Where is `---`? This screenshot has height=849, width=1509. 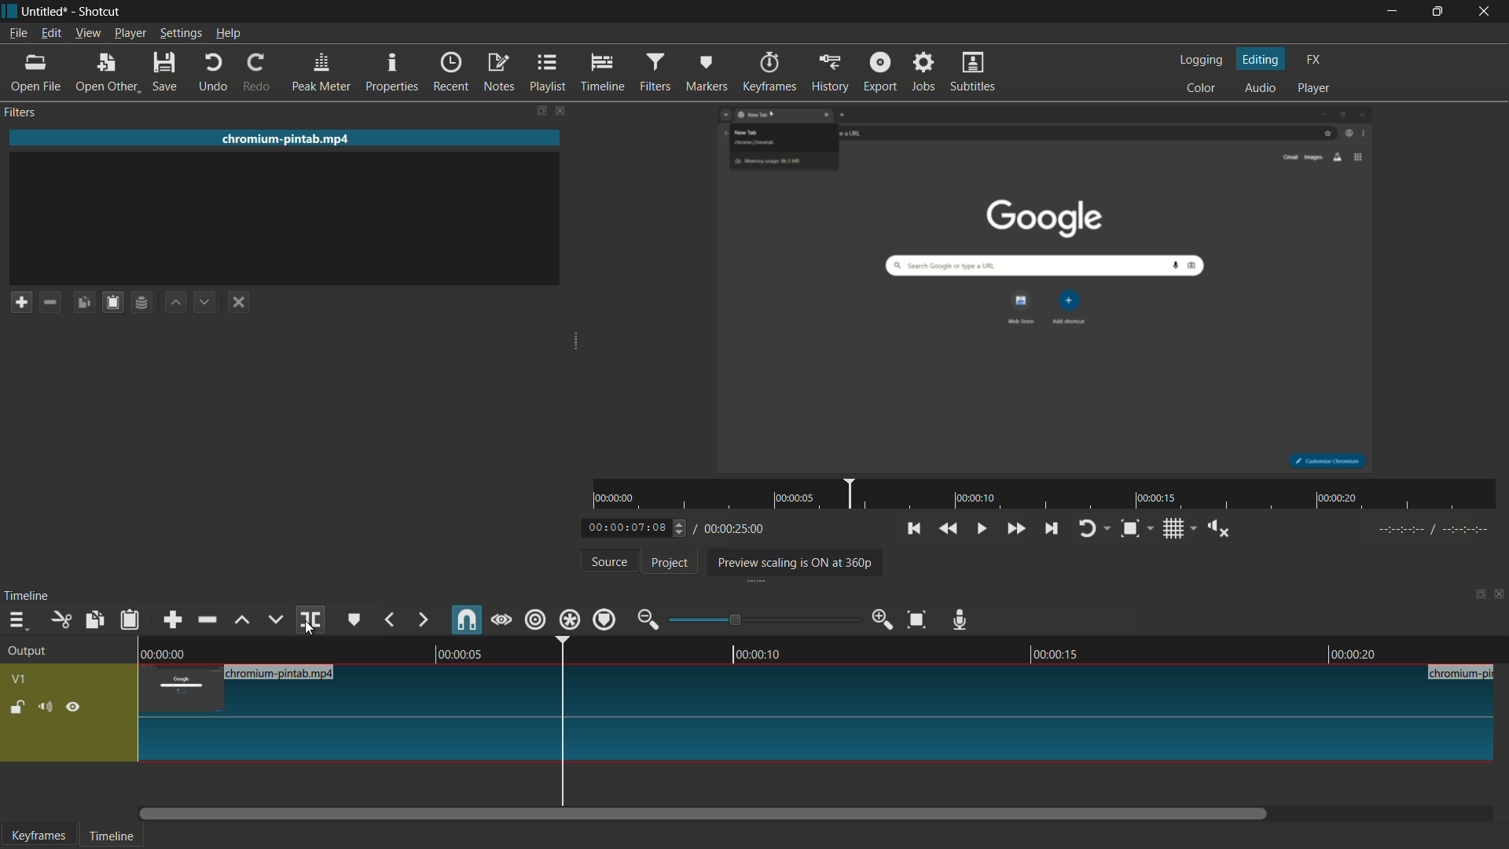
--- is located at coordinates (1432, 529).